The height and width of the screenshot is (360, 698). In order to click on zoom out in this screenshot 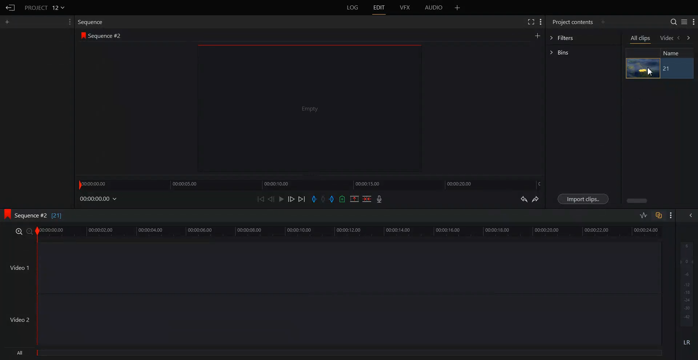, I will do `click(29, 232)`.